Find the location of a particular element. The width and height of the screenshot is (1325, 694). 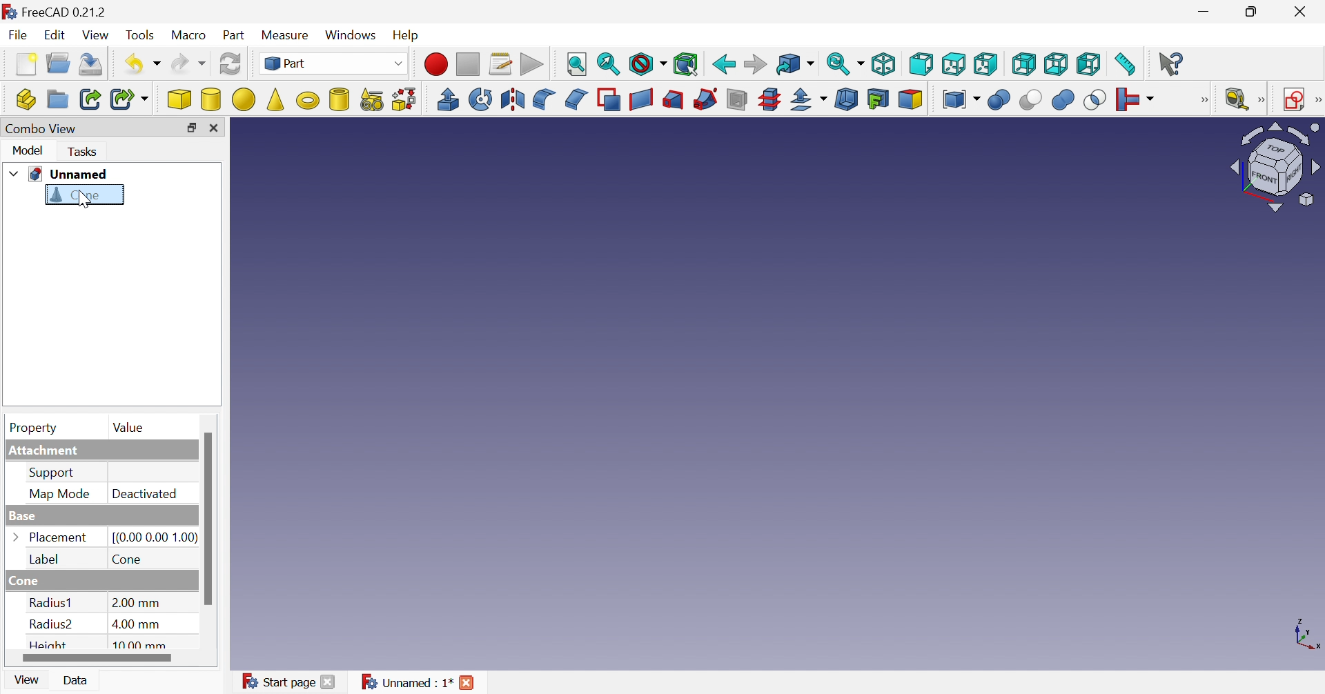

Save is located at coordinates (92, 64).